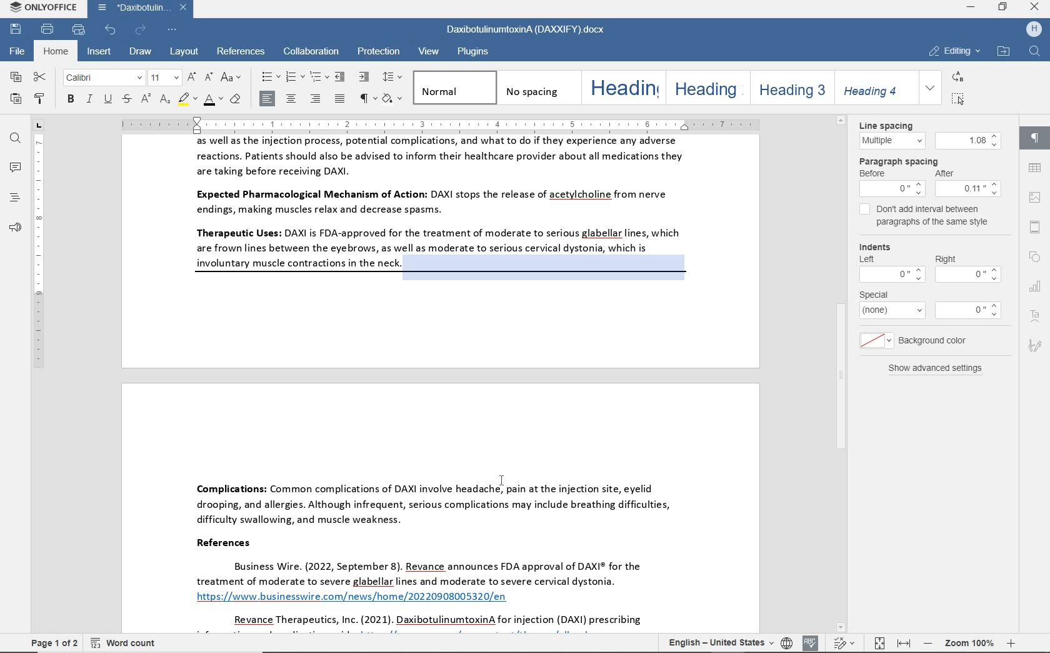  Describe the element at coordinates (236, 101) in the screenshot. I see `clear style` at that location.